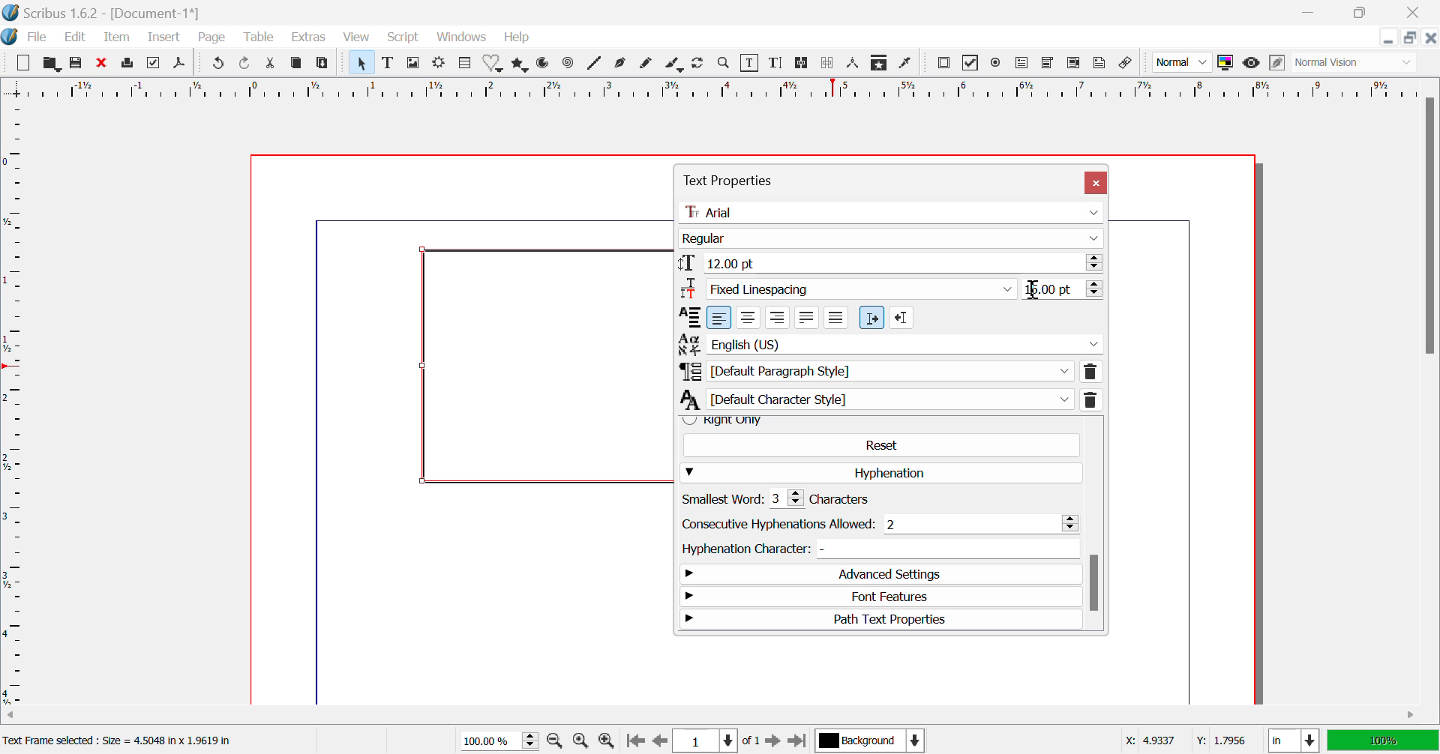 The height and width of the screenshot is (754, 1440). Describe the element at coordinates (1023, 64) in the screenshot. I see `Pdf Text Field` at that location.